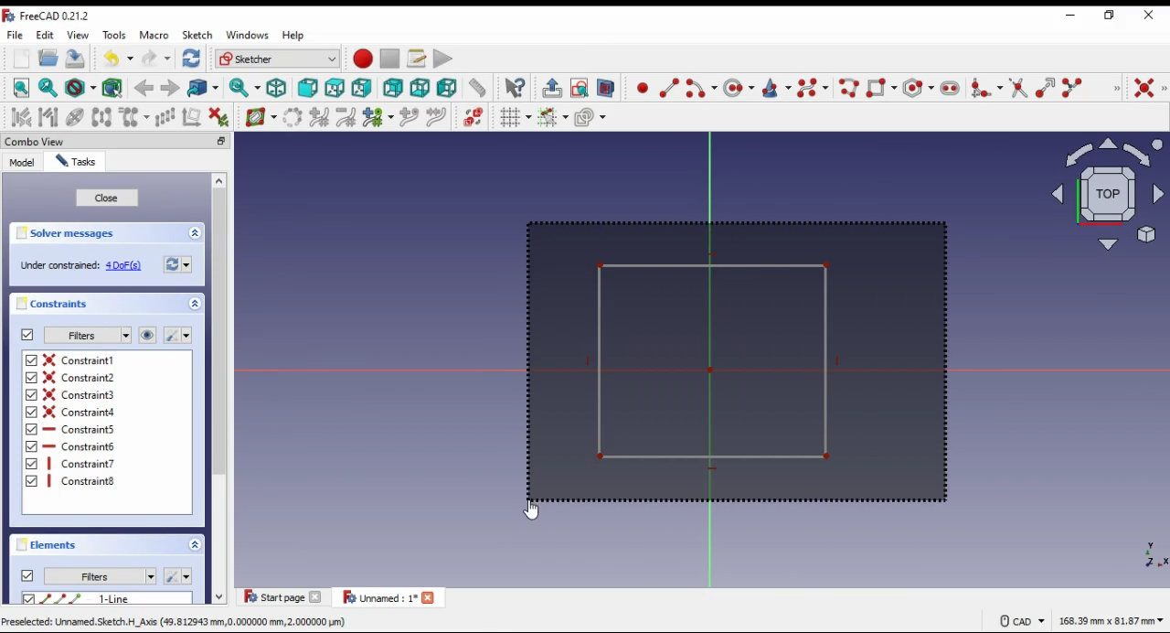 The width and height of the screenshot is (1170, 633). I want to click on select associated geometry, so click(114, 87).